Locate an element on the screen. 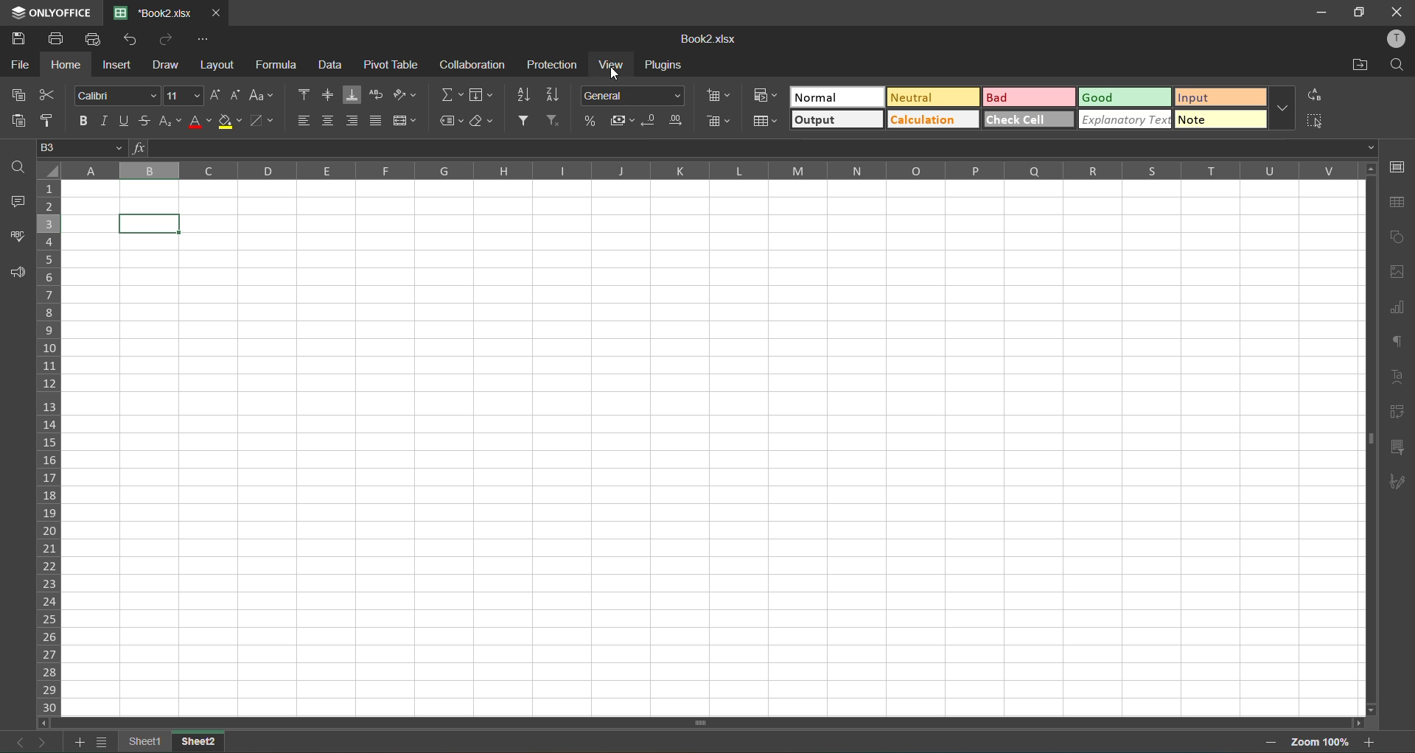  protection is located at coordinates (553, 65).